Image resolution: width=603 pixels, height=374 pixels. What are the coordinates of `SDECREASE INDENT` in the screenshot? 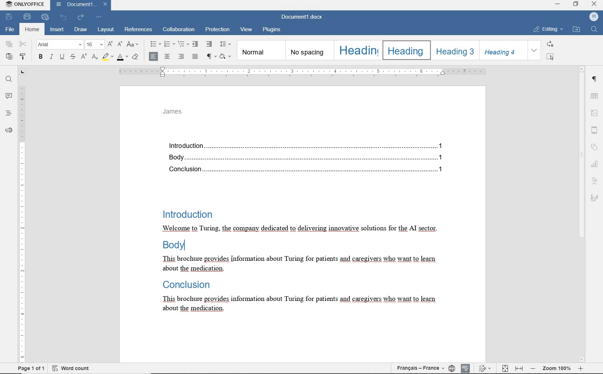 It's located at (183, 45).